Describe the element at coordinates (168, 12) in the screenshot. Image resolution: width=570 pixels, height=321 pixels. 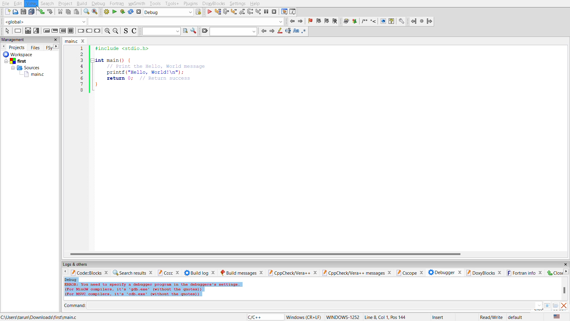
I see `build target` at that location.